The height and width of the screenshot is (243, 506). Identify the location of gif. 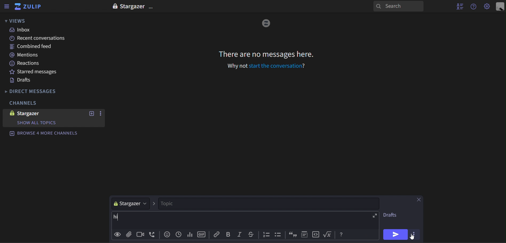
(203, 235).